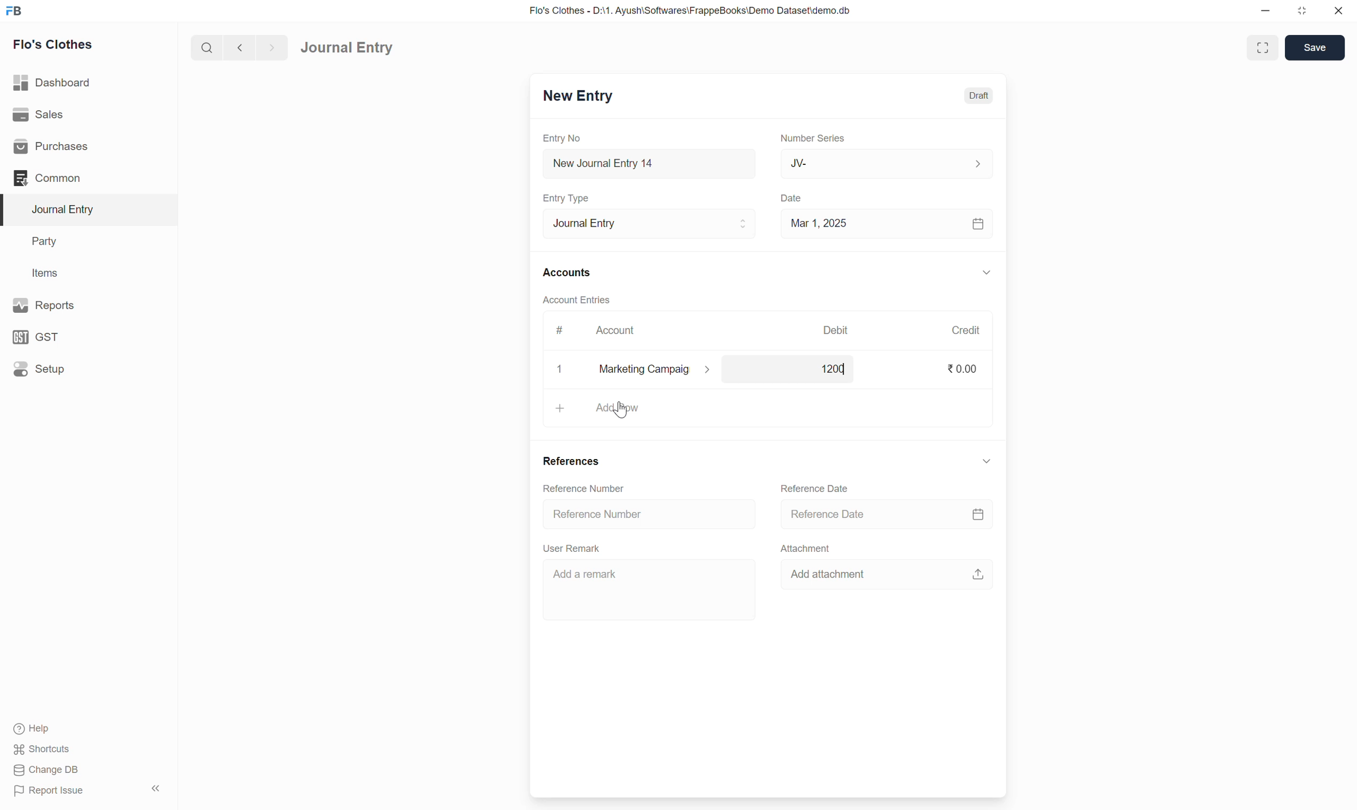 The image size is (1357, 810). I want to click on Journal Entry, so click(346, 48).